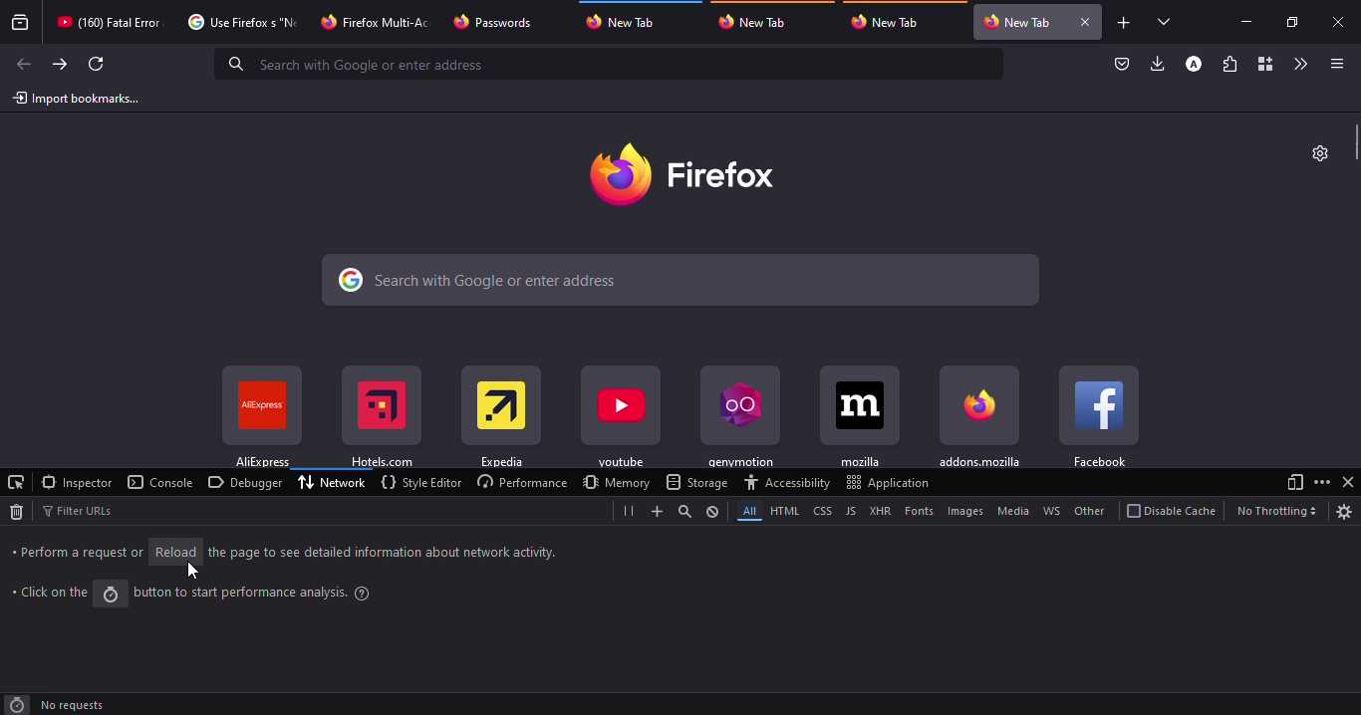 This screenshot has height=715, width=1361. I want to click on view recent browsing history, so click(21, 23).